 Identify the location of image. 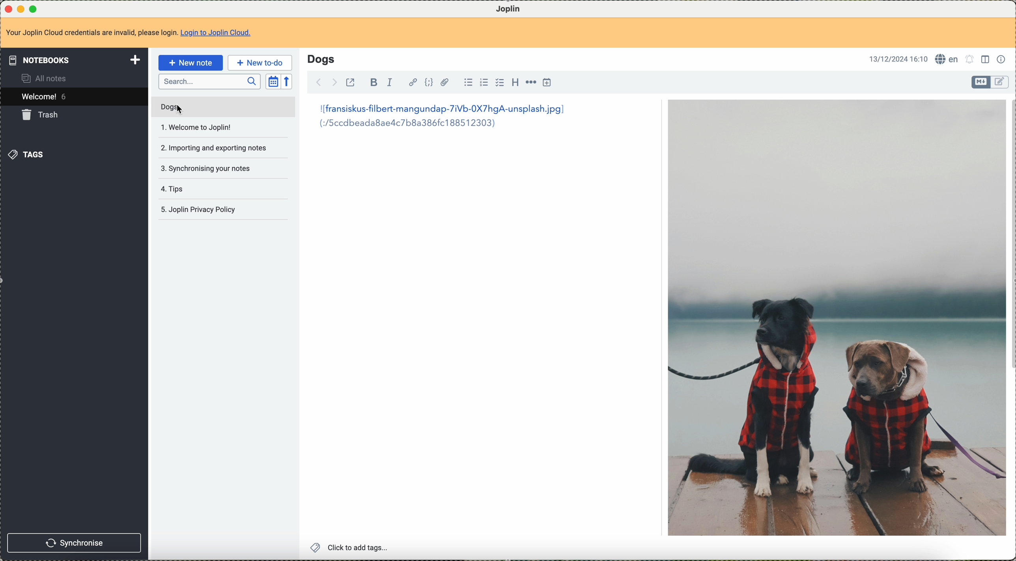
(836, 318).